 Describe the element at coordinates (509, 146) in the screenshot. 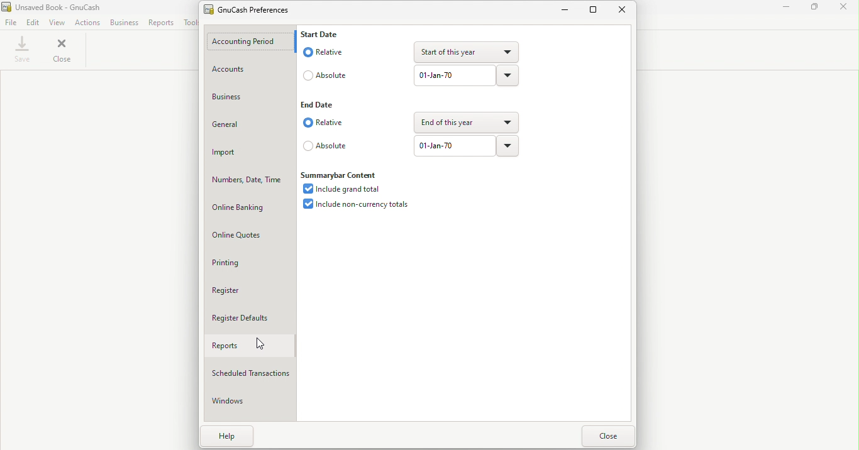

I see `Drop down` at that location.